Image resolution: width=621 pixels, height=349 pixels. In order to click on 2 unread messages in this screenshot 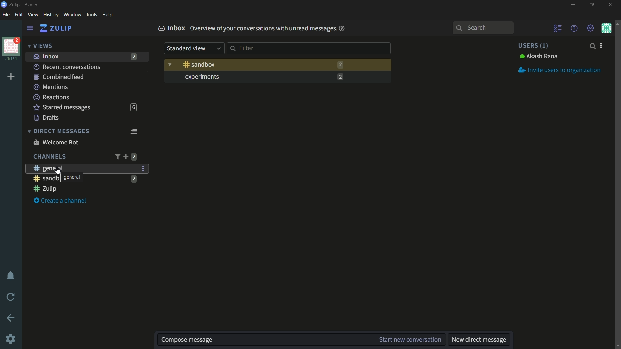, I will do `click(134, 179)`.